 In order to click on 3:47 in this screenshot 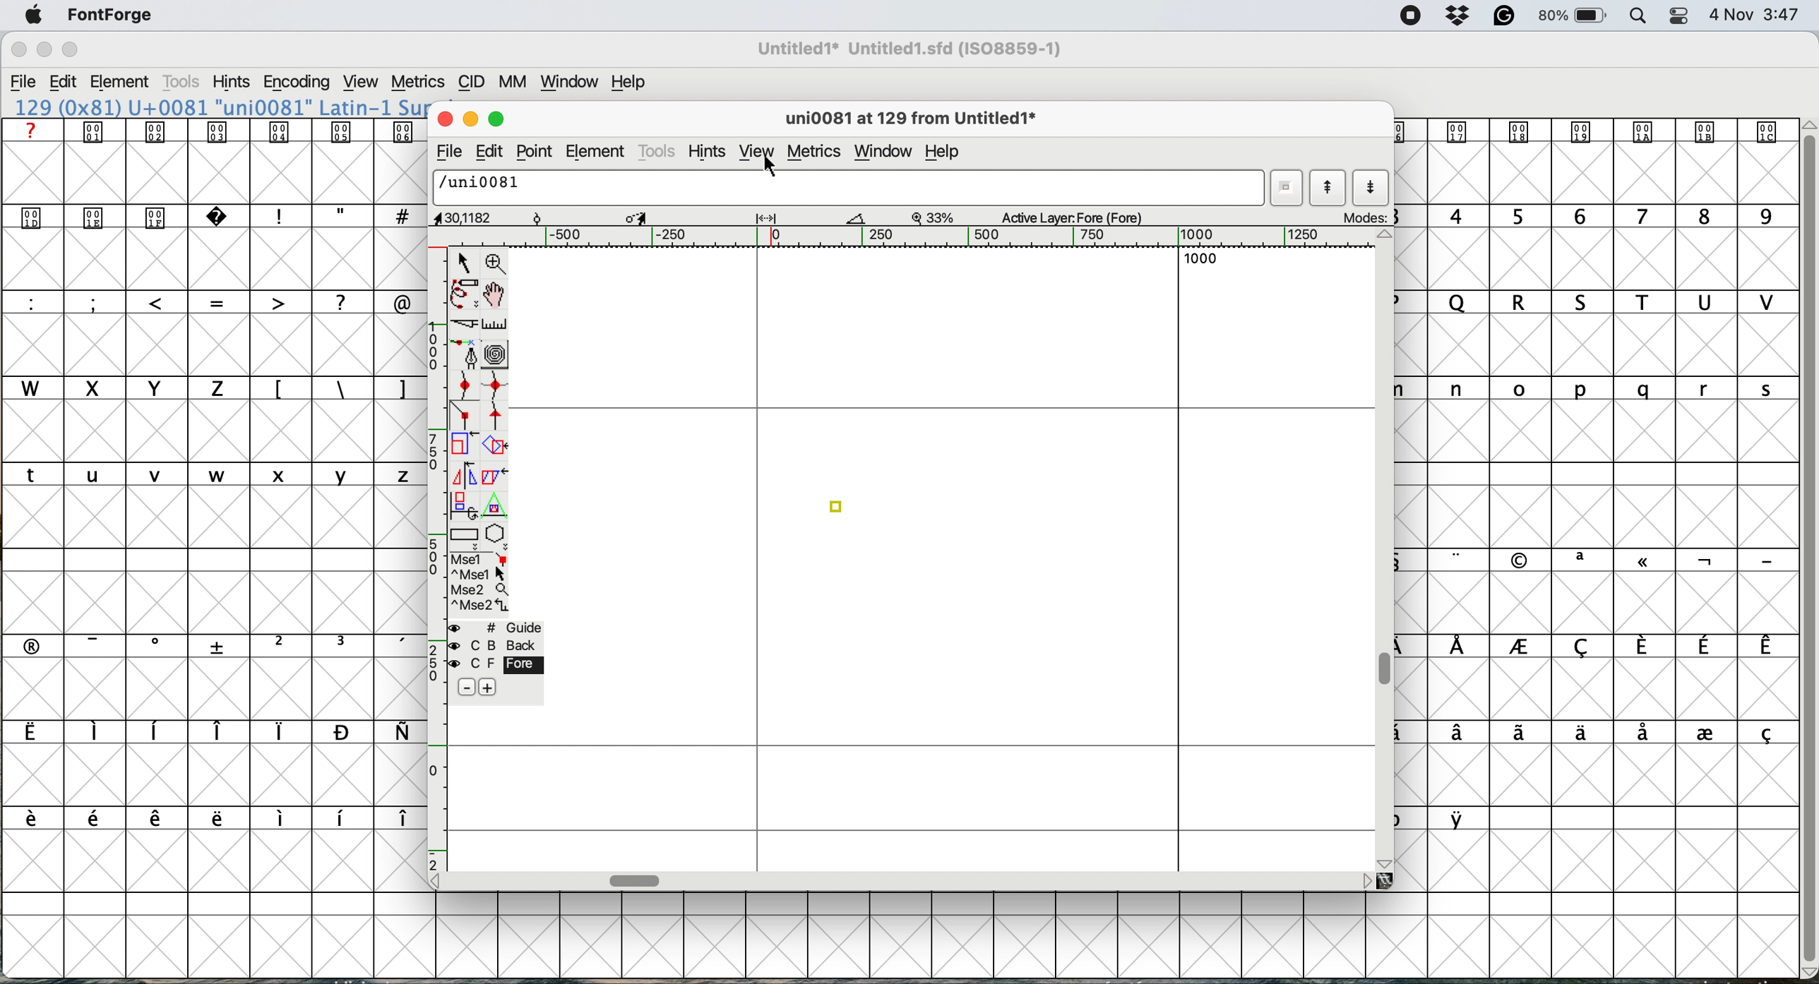, I will do `click(1780, 16)`.